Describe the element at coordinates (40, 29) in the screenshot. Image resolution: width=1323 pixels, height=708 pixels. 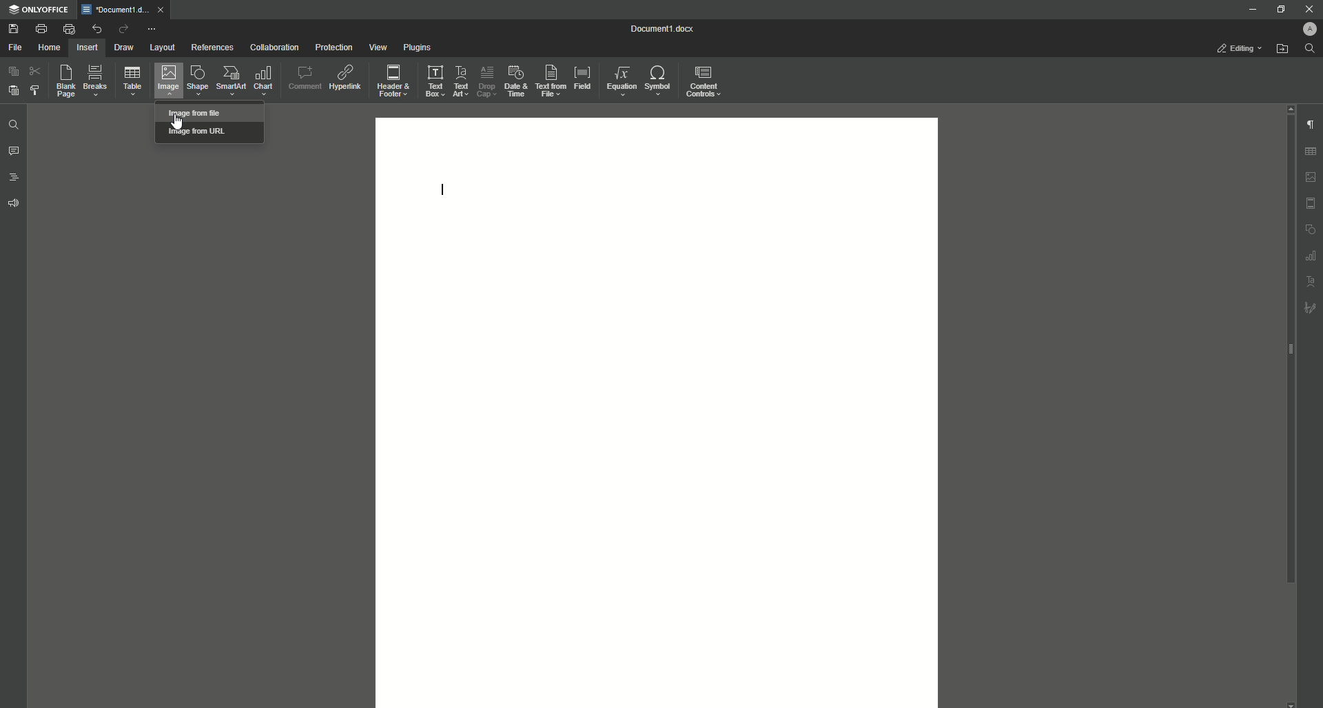
I see `Print` at that location.